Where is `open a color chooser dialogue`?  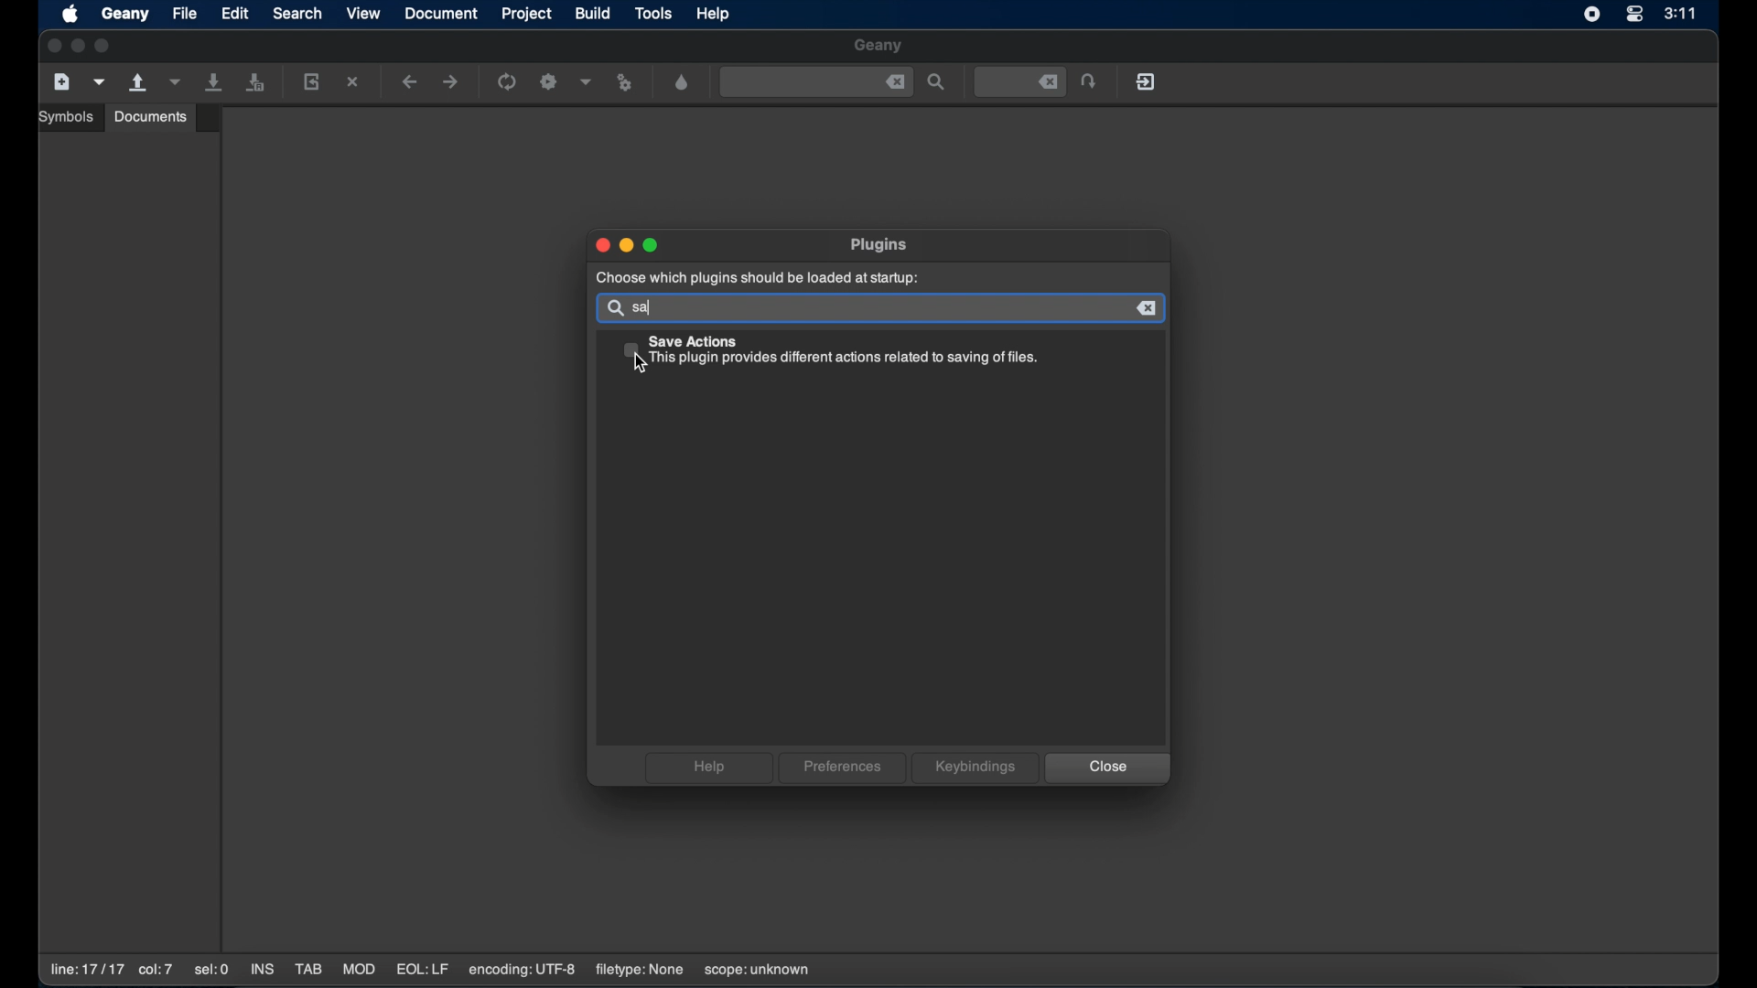
open a color chooser dialogue is located at coordinates (683, 83).